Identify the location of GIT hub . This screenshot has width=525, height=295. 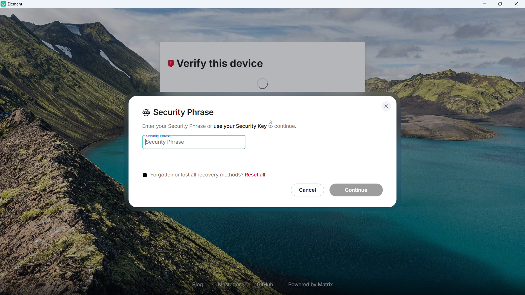
(264, 285).